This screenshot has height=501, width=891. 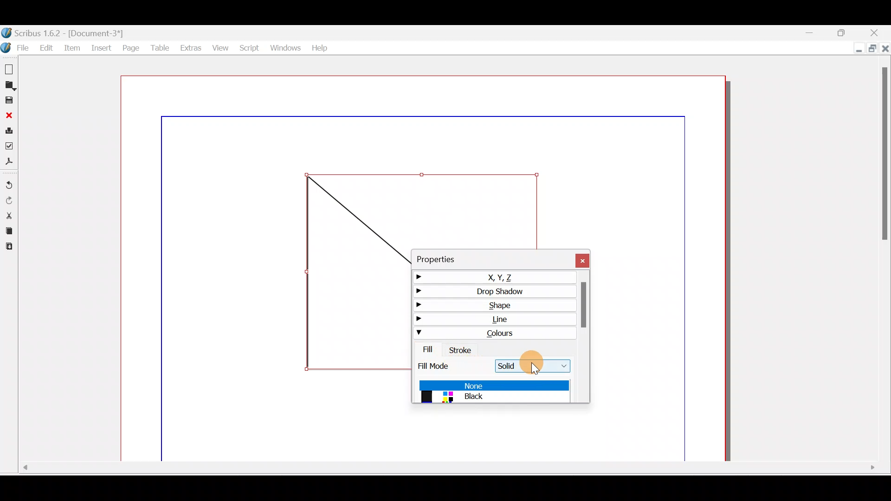 I want to click on Maximise, so click(x=846, y=32).